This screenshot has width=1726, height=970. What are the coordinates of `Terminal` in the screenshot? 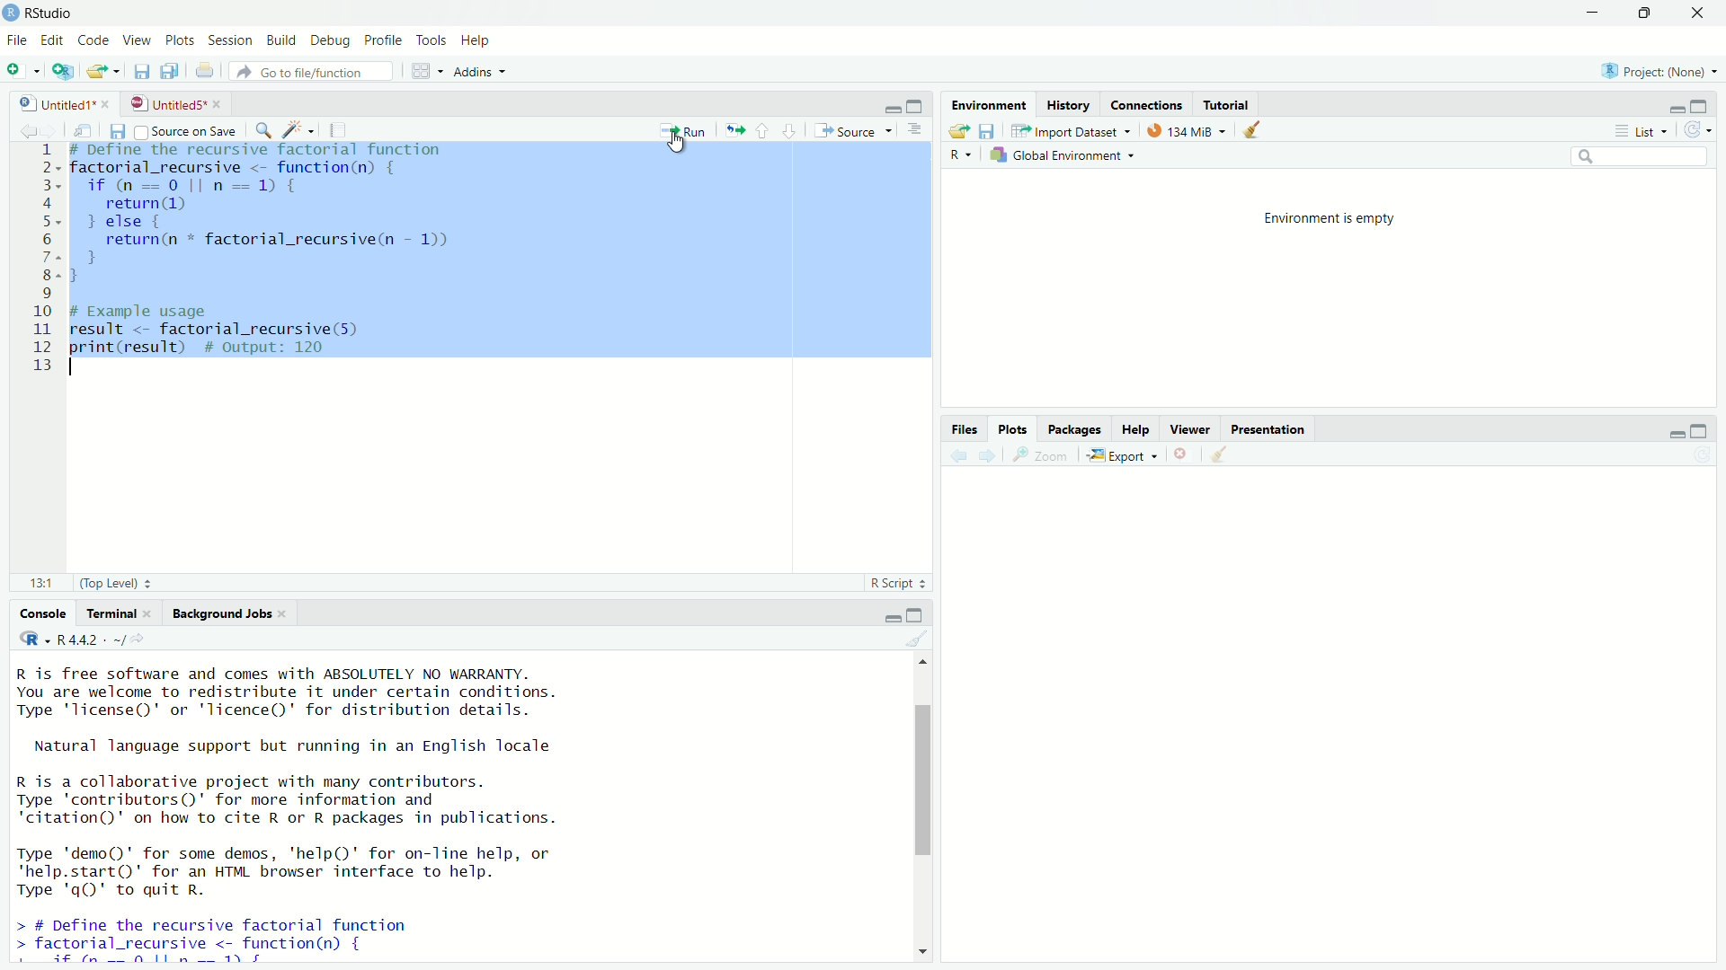 It's located at (122, 613).